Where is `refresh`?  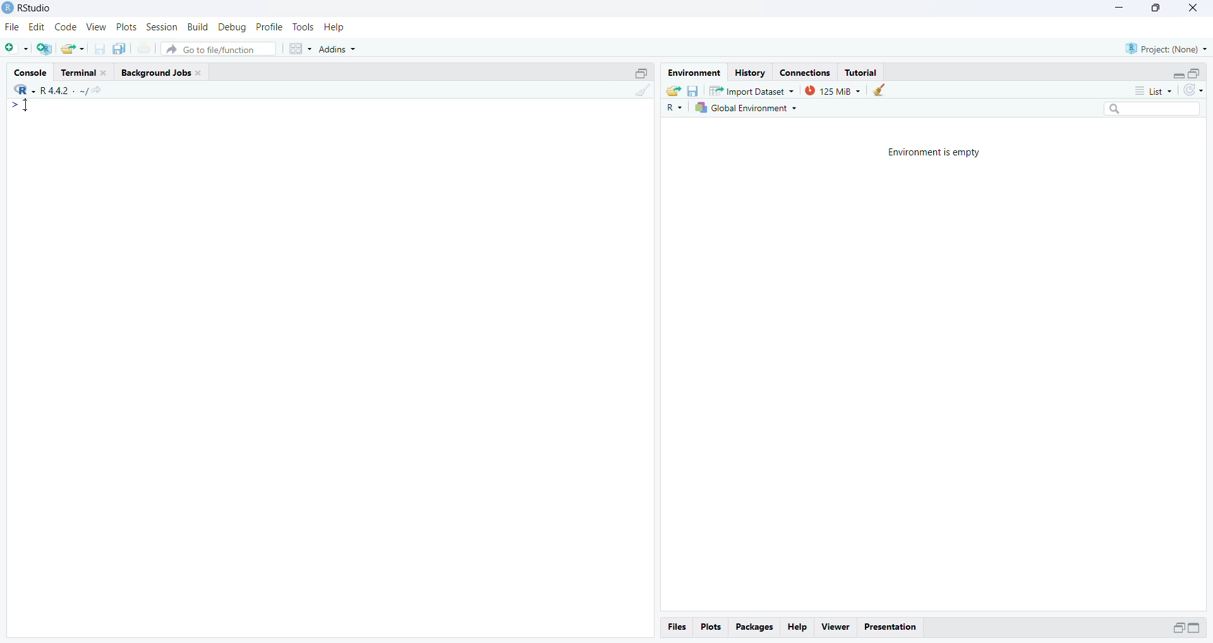 refresh is located at coordinates (1193, 90).